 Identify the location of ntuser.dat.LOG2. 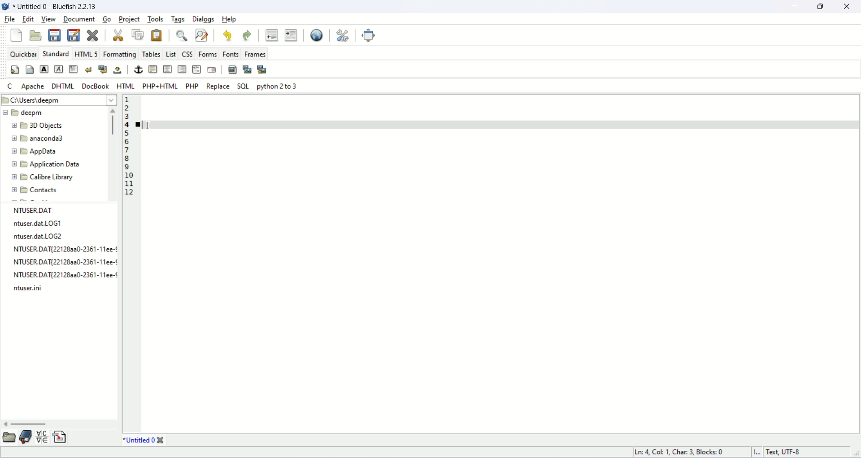
(39, 236).